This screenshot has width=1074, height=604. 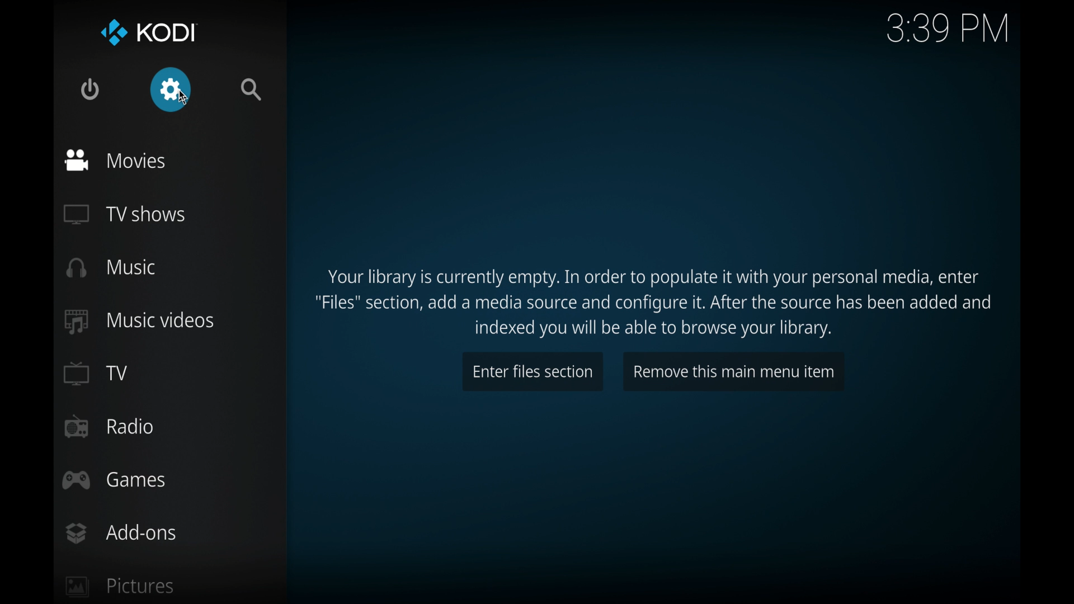 I want to click on time, so click(x=946, y=29).